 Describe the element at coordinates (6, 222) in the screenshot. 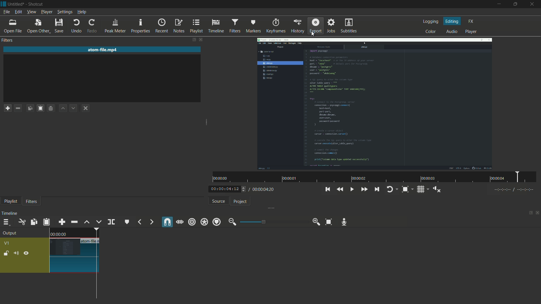

I see `timeline menu` at that location.